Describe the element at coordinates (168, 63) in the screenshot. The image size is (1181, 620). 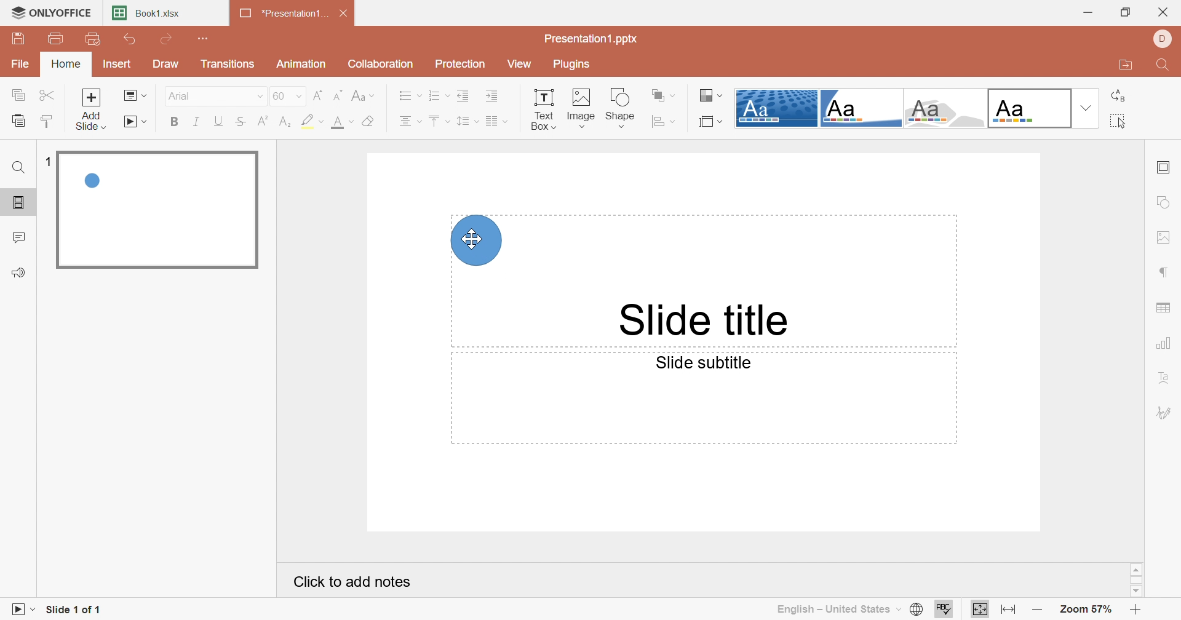
I see `Draw` at that location.